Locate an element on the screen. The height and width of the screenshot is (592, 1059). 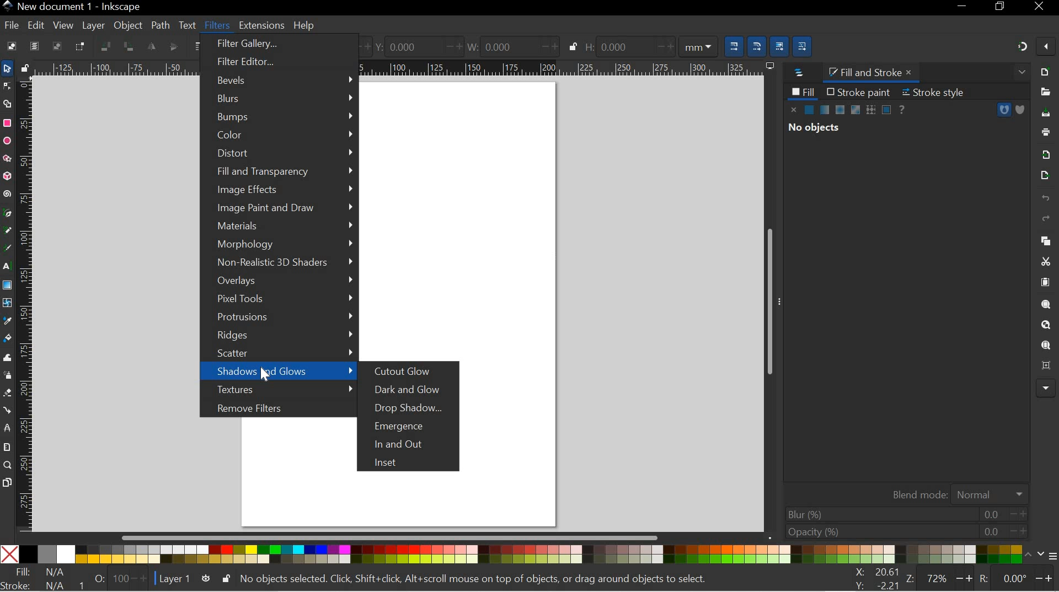
TEXTURES is located at coordinates (277, 389).